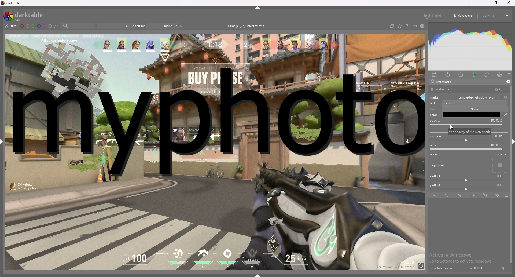 The height and width of the screenshot is (277, 515). Describe the element at coordinates (503, 268) in the screenshot. I see `reset` at that location.